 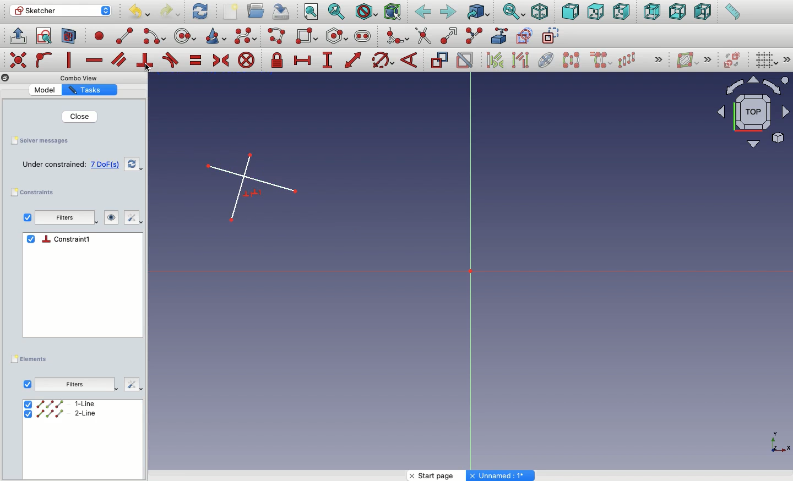 What do you see at coordinates (552, 36) in the screenshot?
I see `construction geometry` at bounding box center [552, 36].